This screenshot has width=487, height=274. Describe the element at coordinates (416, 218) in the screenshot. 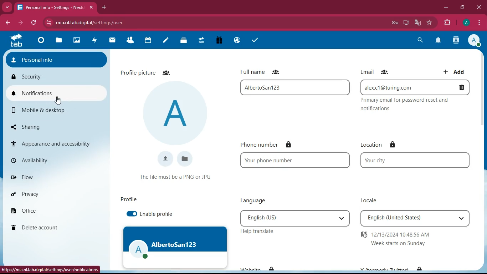

I see `English(United States)` at that location.